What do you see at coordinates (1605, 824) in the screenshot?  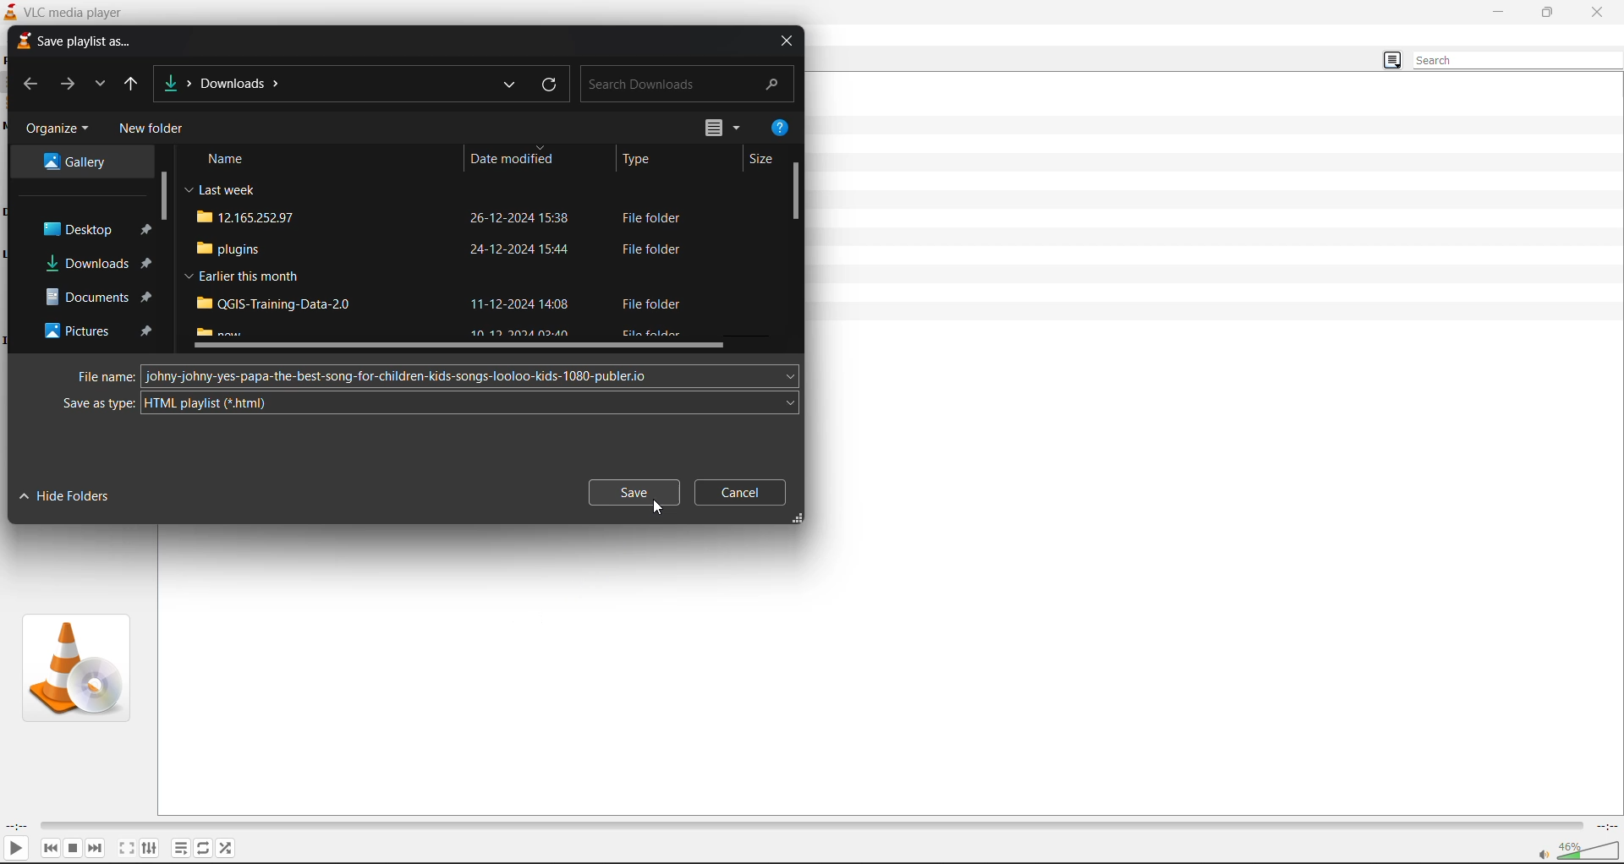 I see `total track time` at bounding box center [1605, 824].